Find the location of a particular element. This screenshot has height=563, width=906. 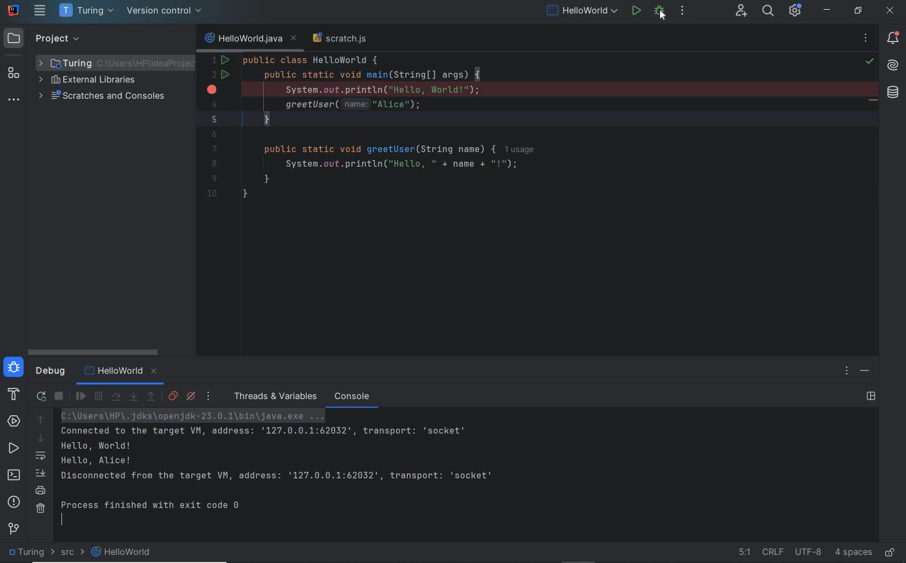

project folder is located at coordinates (114, 61).